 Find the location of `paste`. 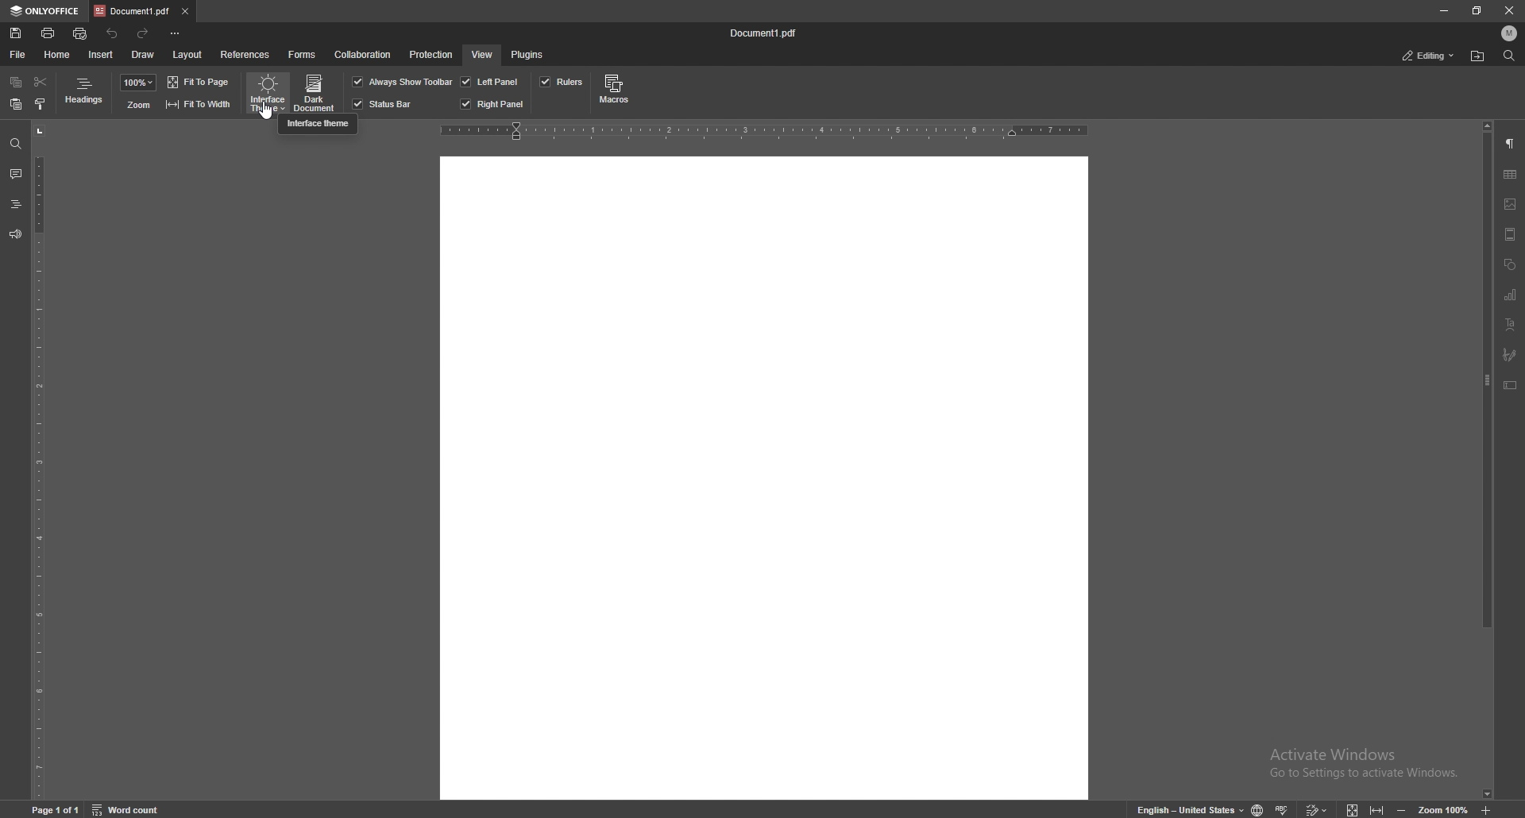

paste is located at coordinates (16, 104).